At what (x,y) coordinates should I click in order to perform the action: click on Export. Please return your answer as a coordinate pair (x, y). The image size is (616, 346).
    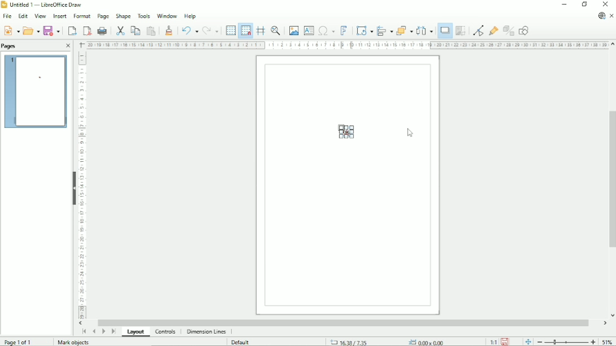
    Looking at the image, I should click on (72, 31).